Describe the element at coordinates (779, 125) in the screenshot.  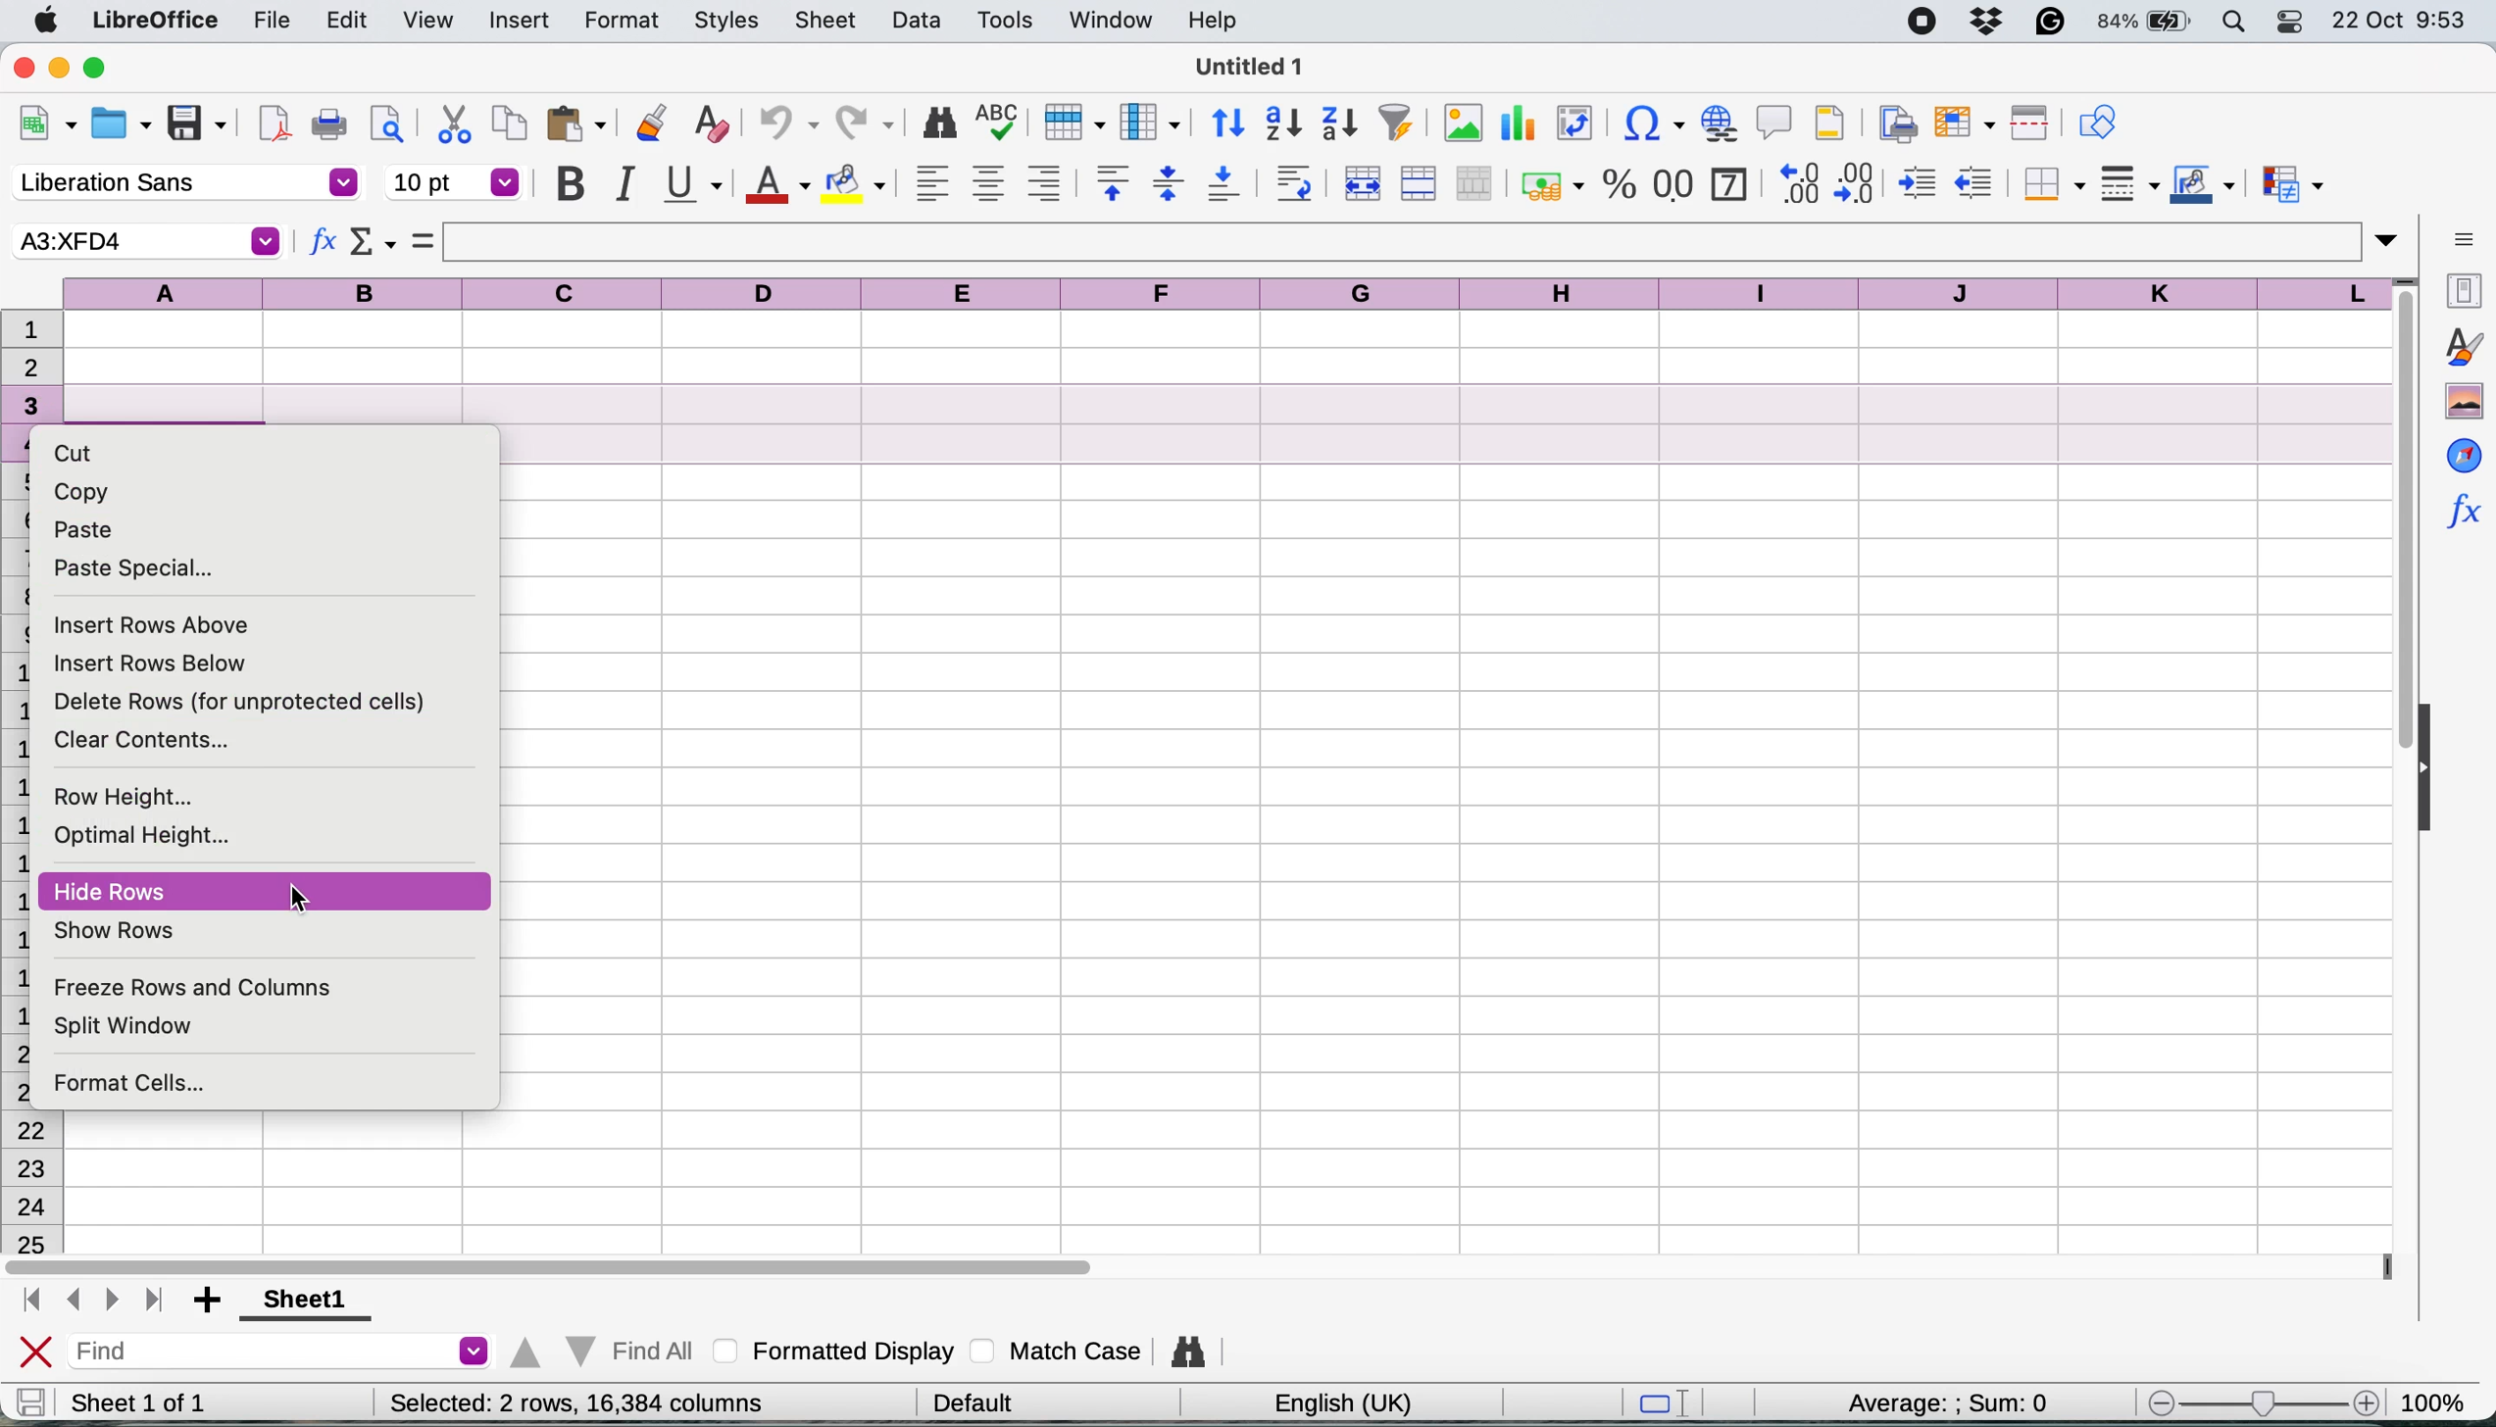
I see `undo` at that location.